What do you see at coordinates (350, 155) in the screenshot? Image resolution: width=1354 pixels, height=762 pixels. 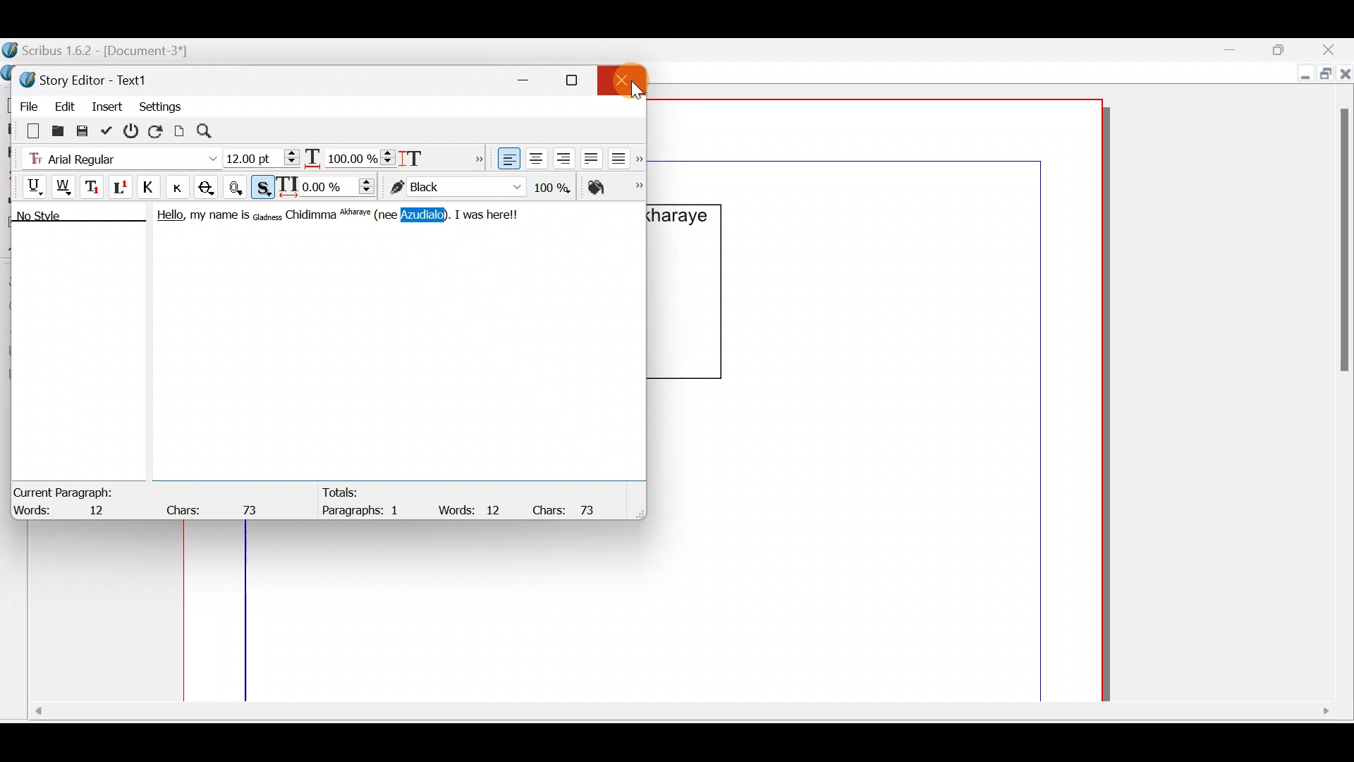 I see `Scaling width of characters` at bounding box center [350, 155].